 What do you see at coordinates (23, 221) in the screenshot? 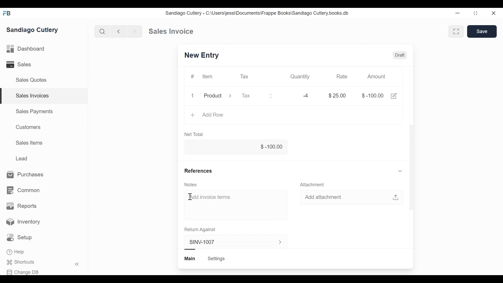
I see `Inventory` at bounding box center [23, 221].